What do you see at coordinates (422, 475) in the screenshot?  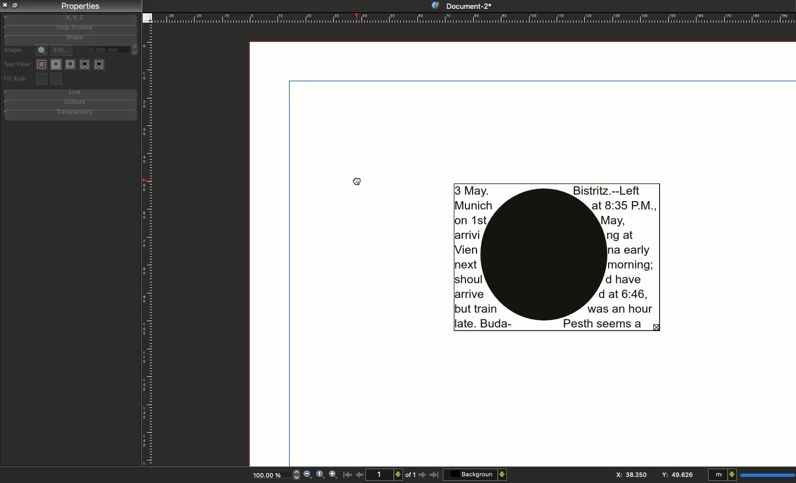 I see `Next page` at bounding box center [422, 475].